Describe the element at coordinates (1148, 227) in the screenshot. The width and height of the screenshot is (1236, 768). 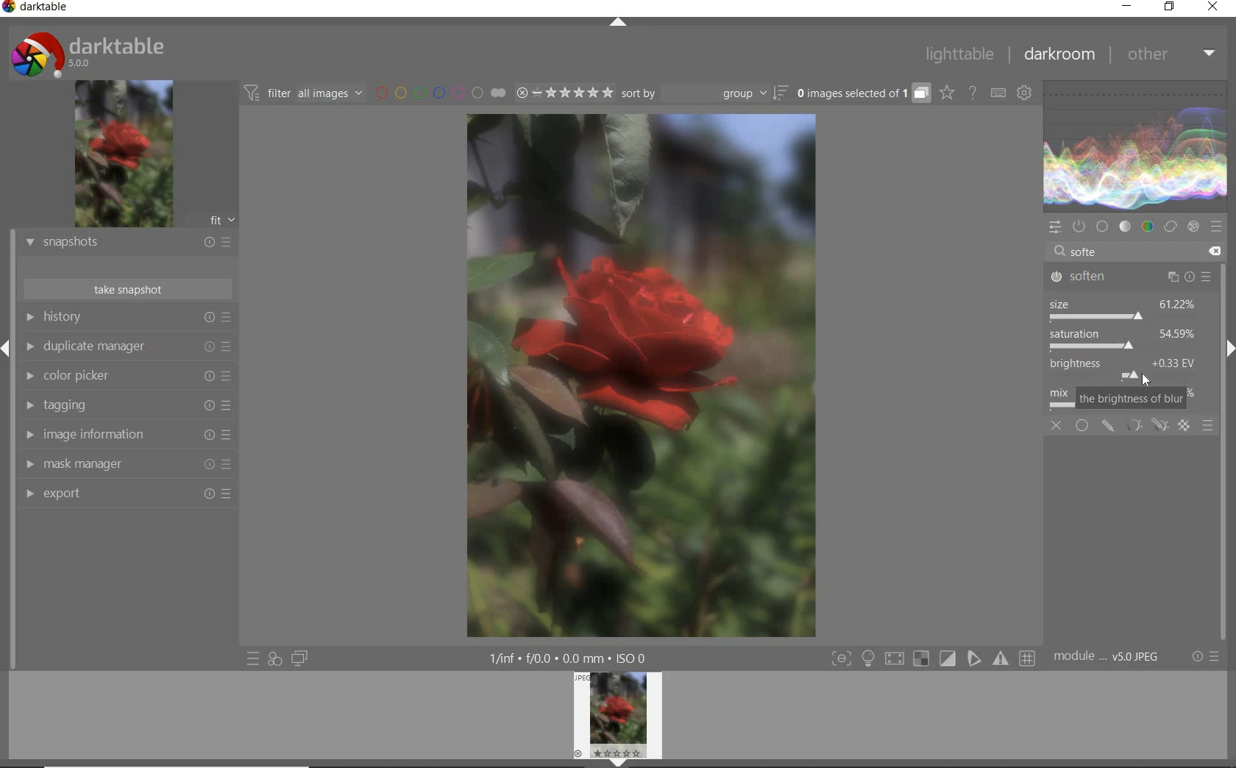
I see `color` at that location.